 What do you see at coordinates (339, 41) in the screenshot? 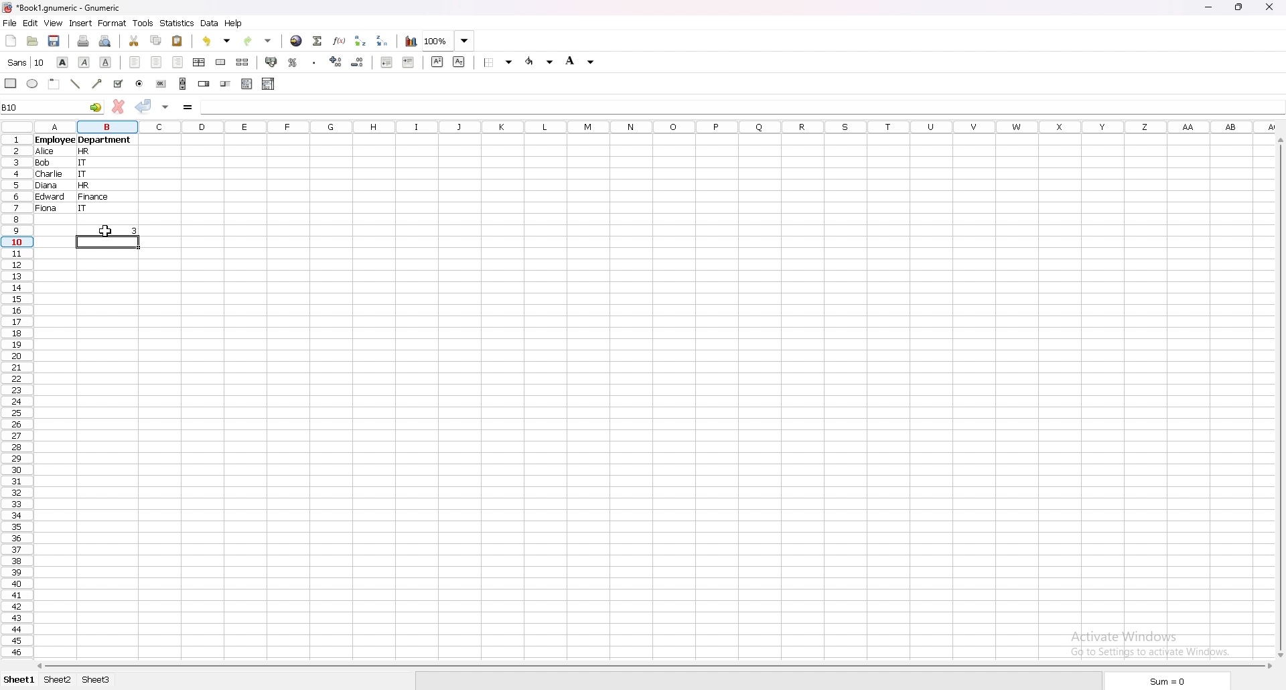
I see `function` at bounding box center [339, 41].